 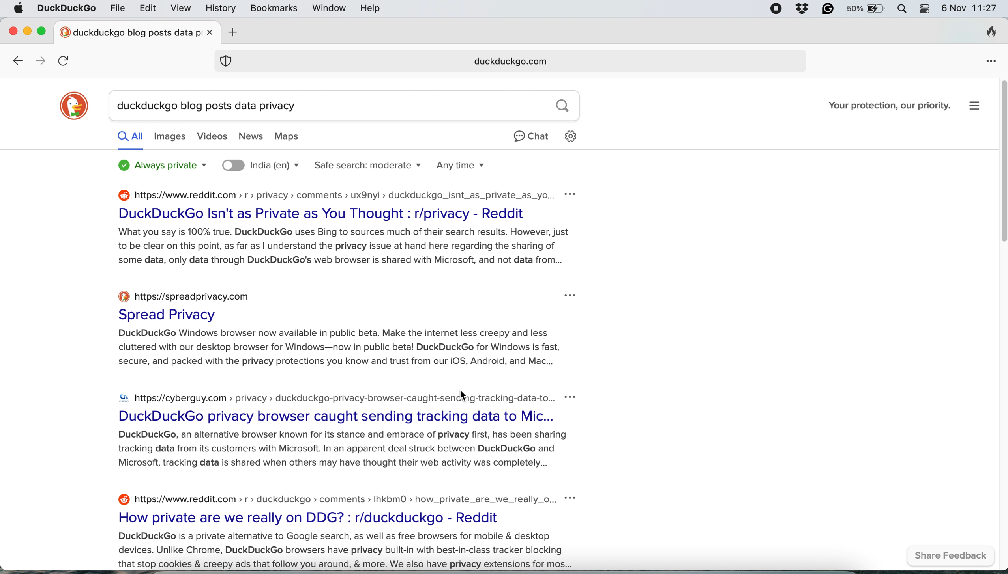 What do you see at coordinates (368, 165) in the screenshot?
I see `safe search` at bounding box center [368, 165].